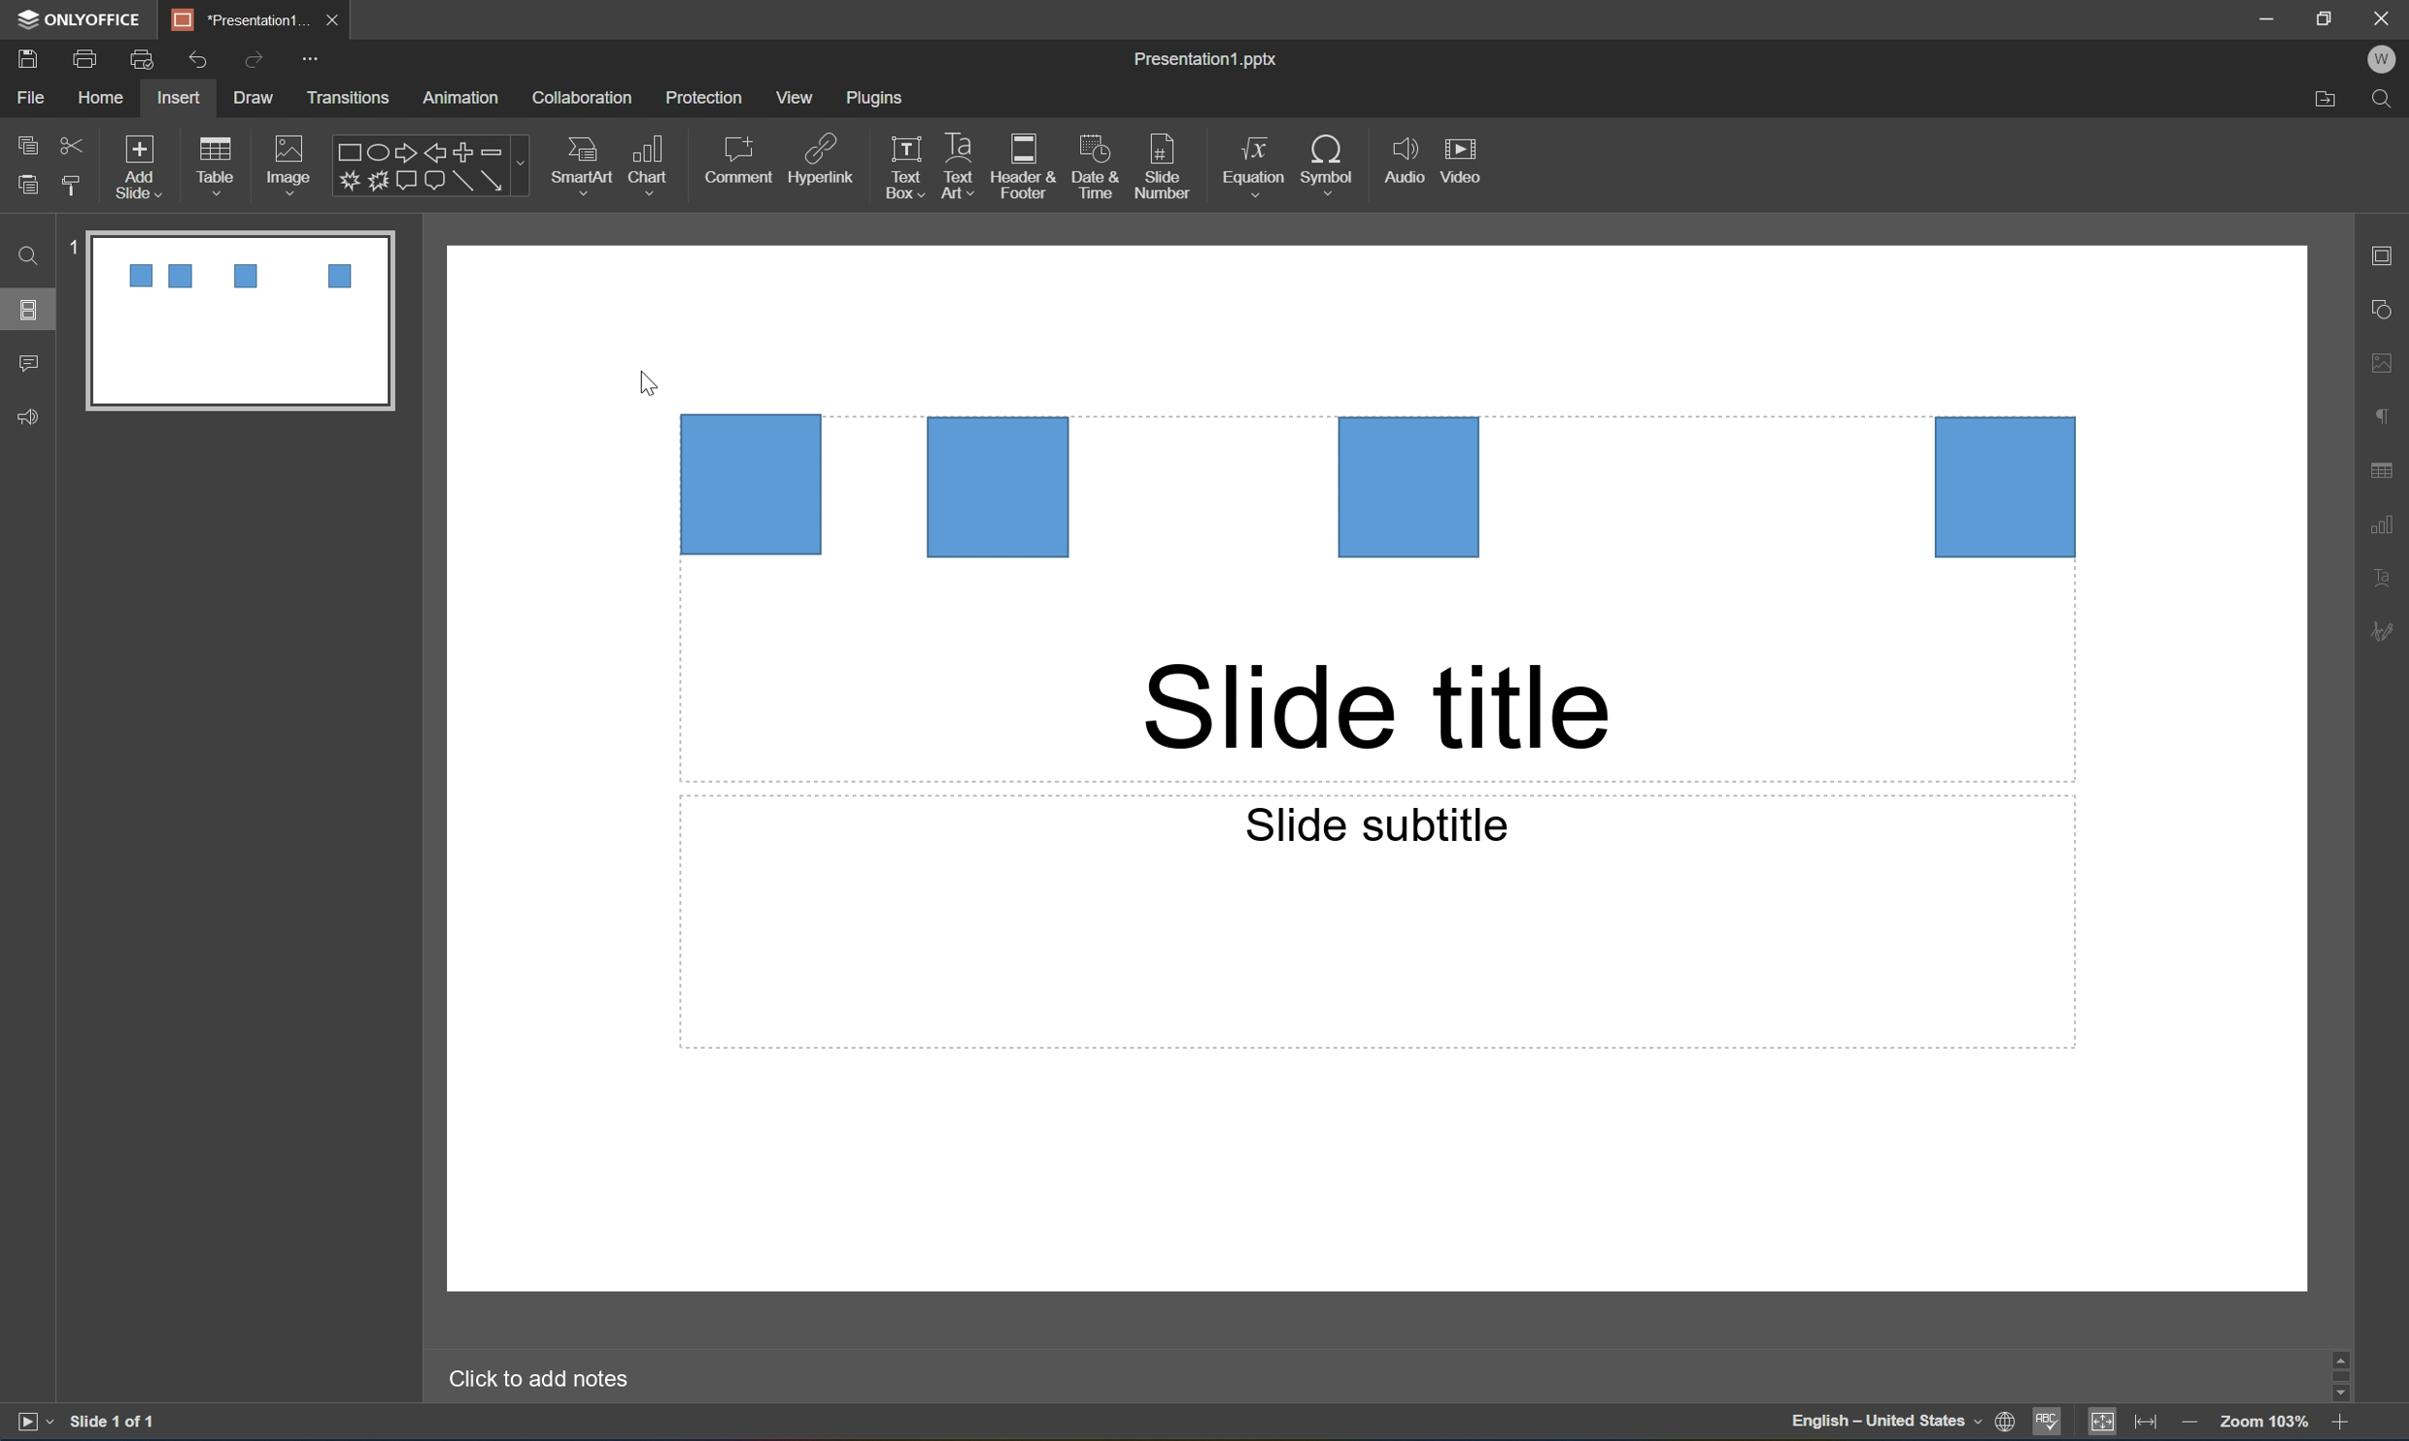 Image resolution: width=2409 pixels, height=1441 pixels. I want to click on image settings, so click(2391, 366).